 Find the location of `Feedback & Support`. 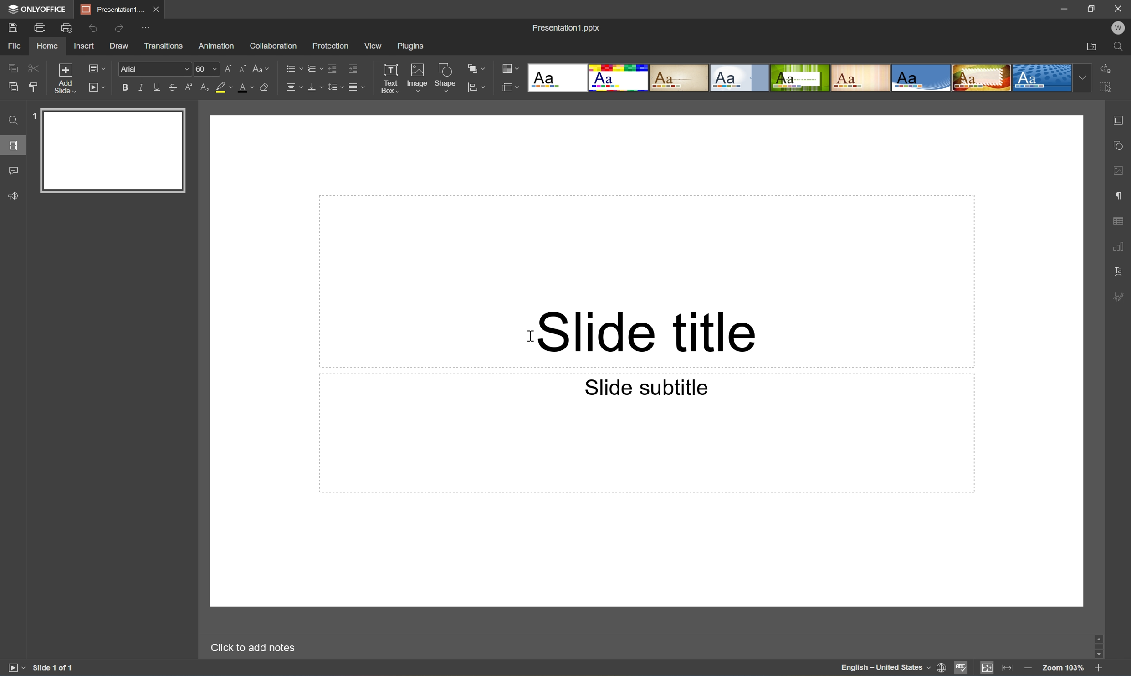

Feedback & Support is located at coordinates (11, 196).